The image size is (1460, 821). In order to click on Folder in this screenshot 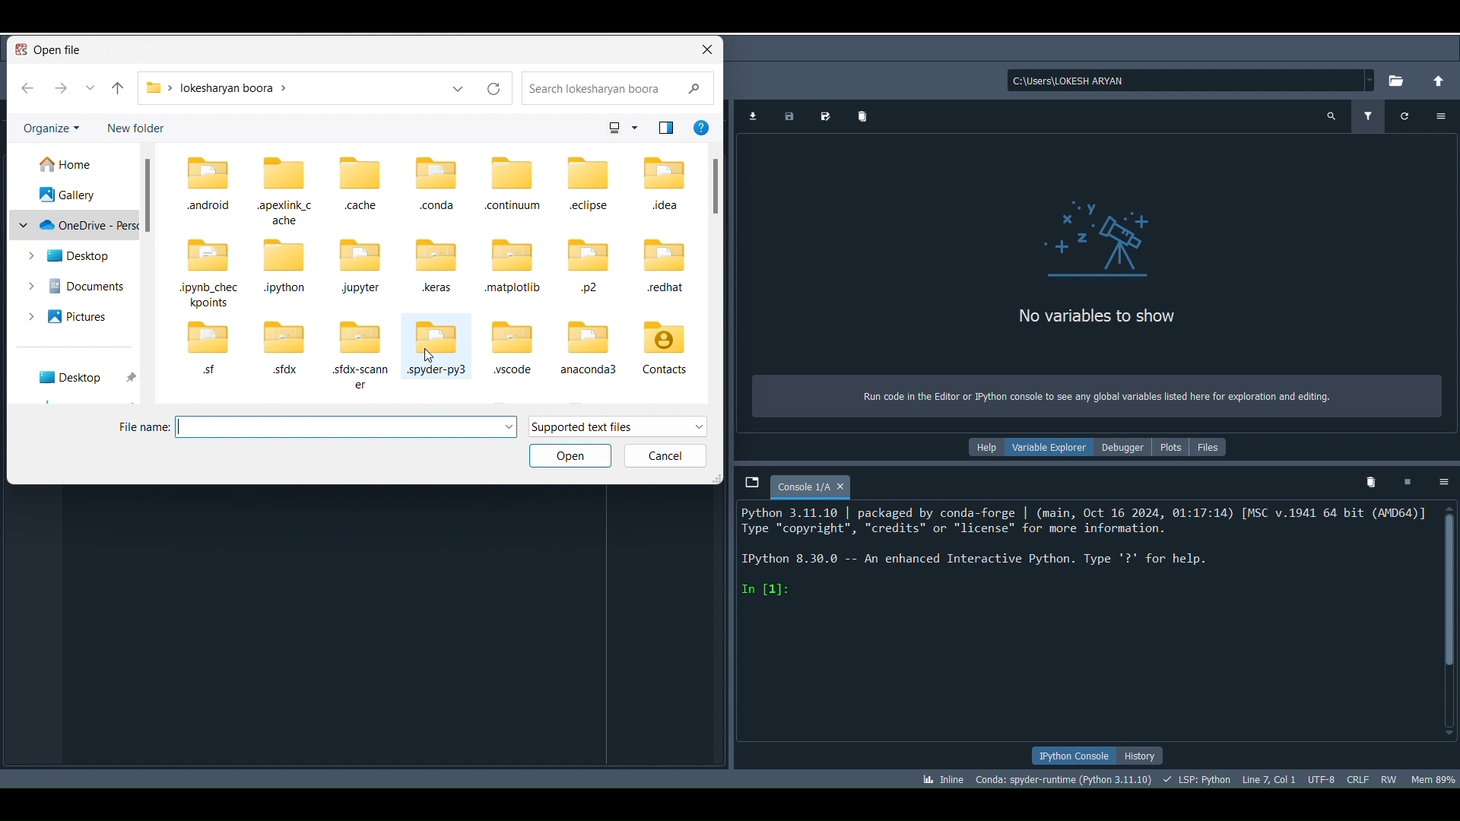, I will do `click(287, 266)`.